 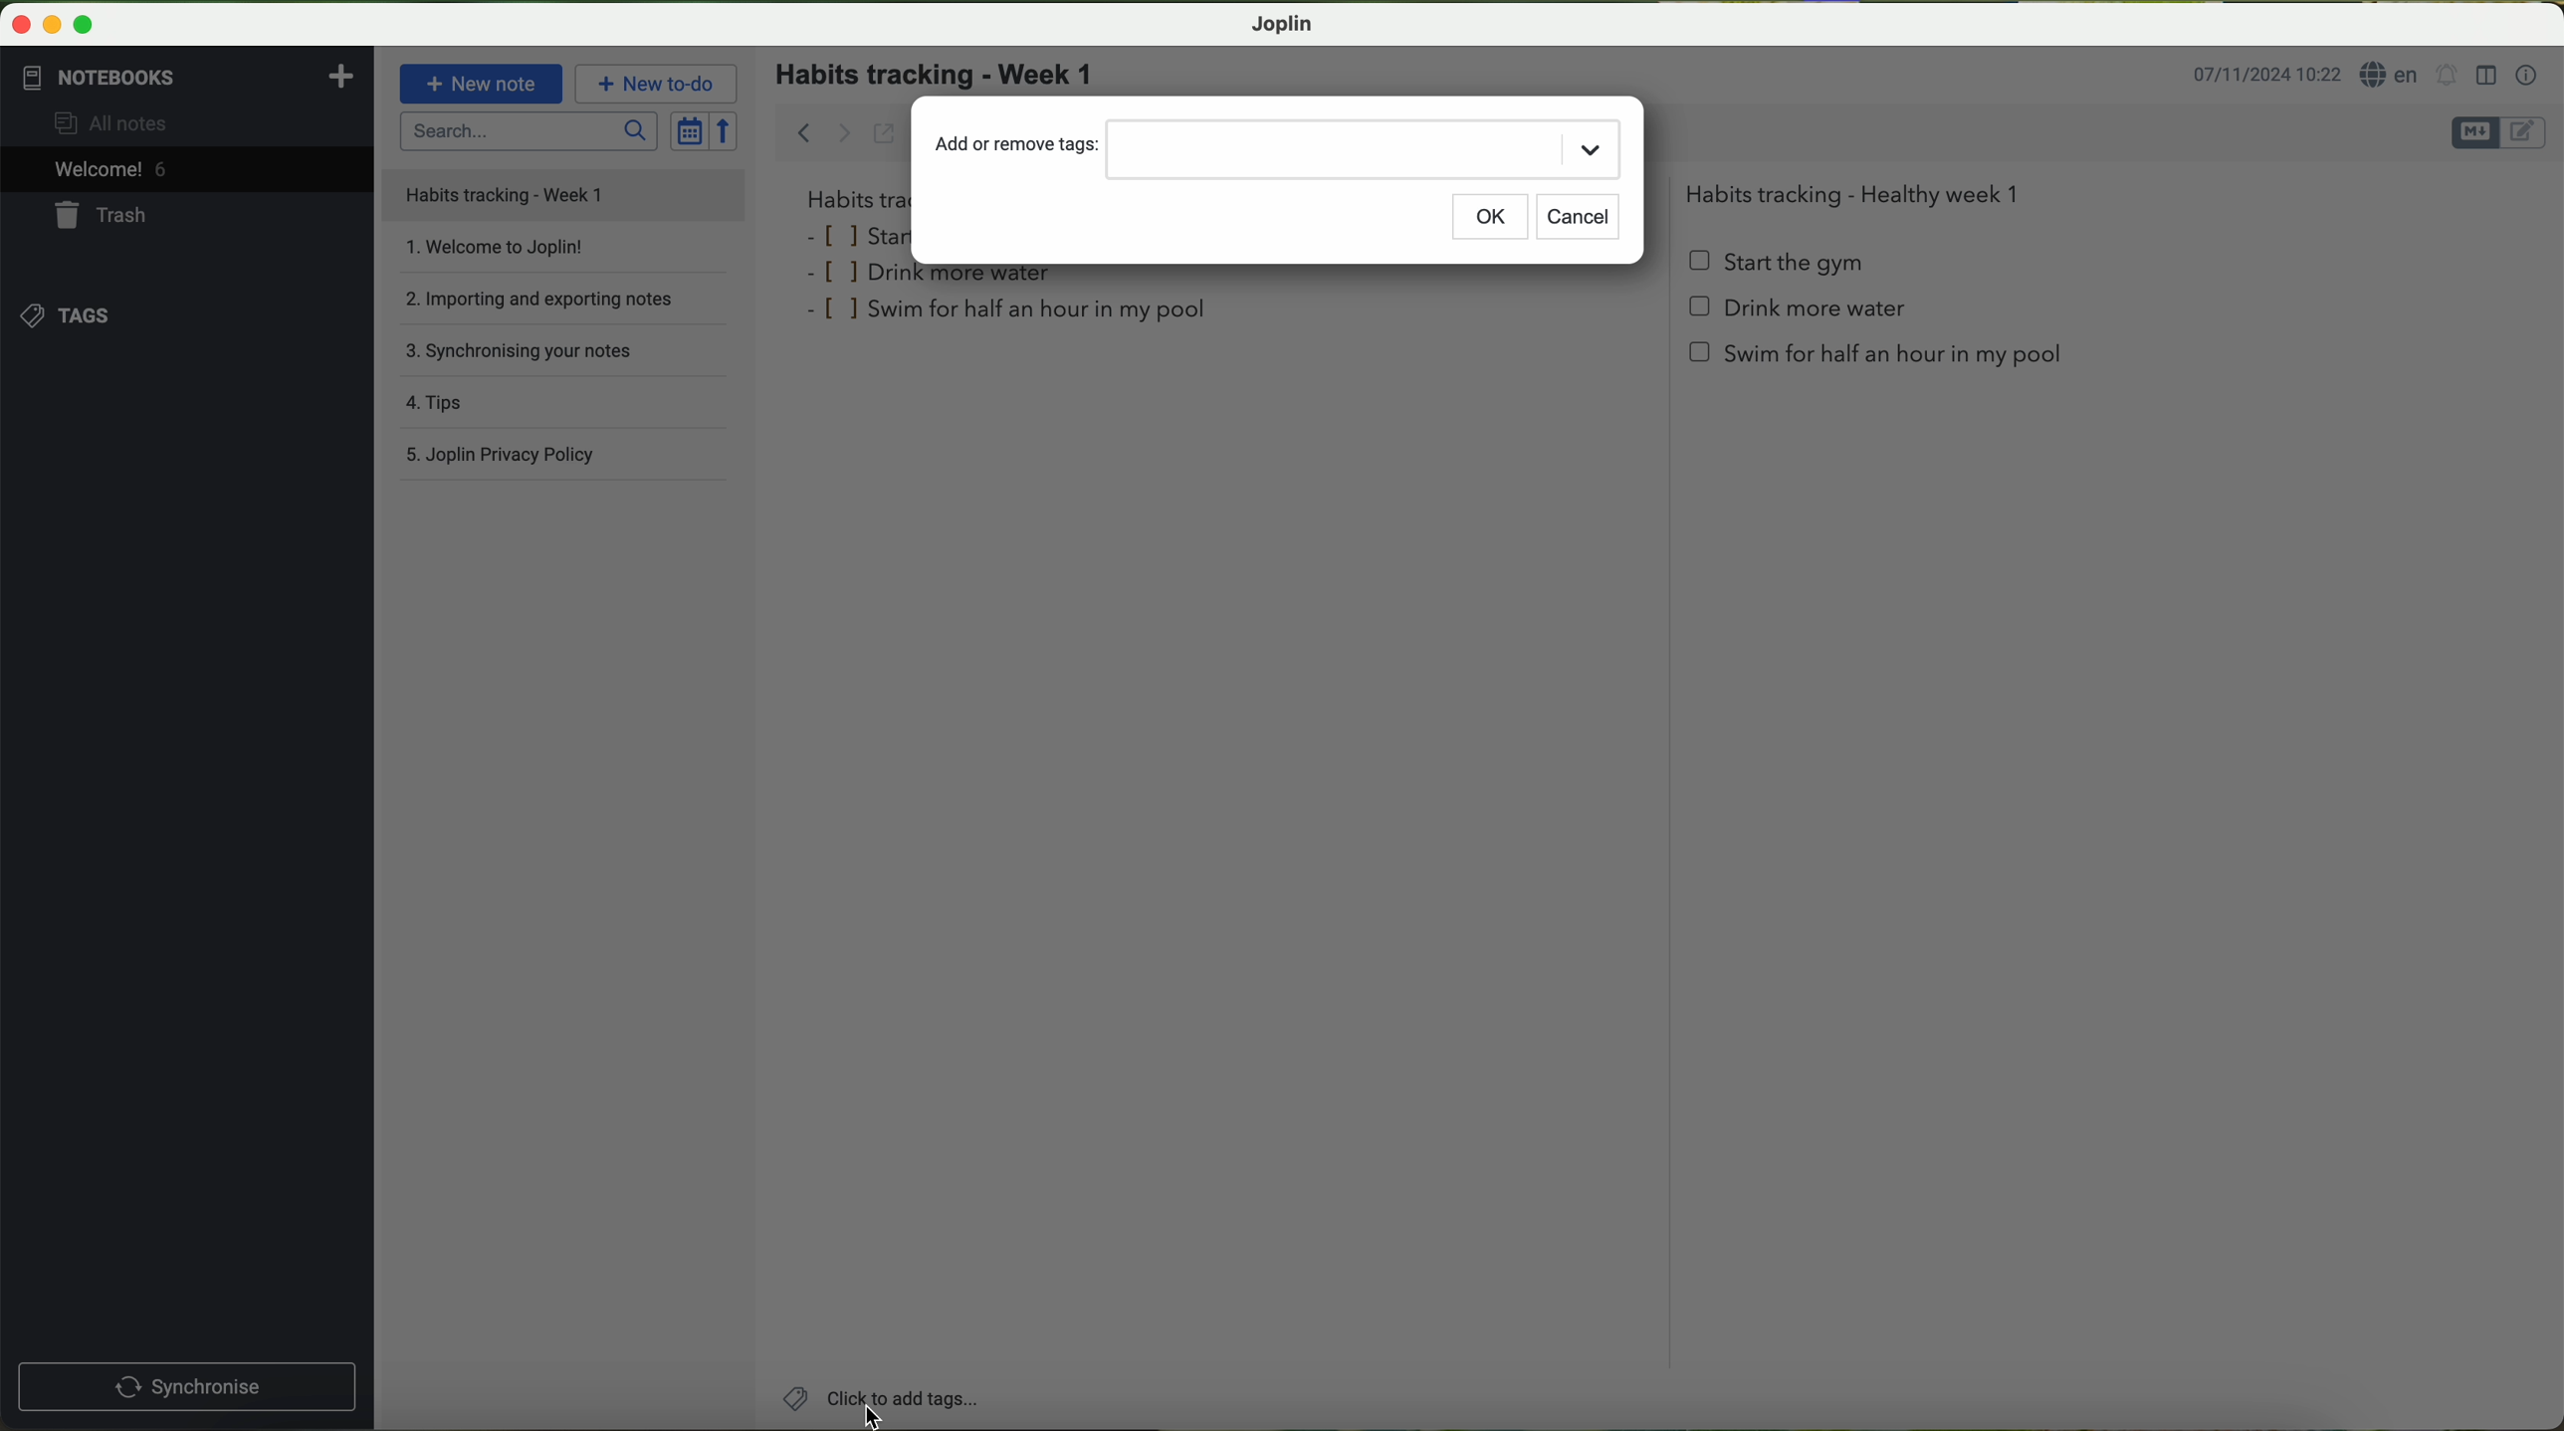 I want to click on cursor, so click(x=876, y=1415).